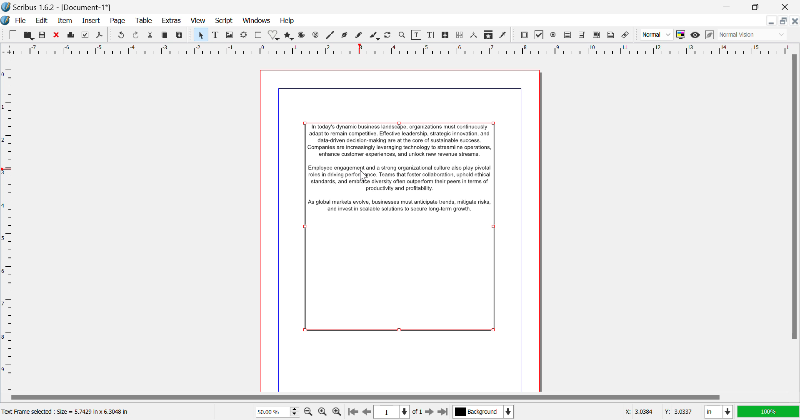 The width and height of the screenshot is (800, 420). What do you see at coordinates (398, 48) in the screenshot?
I see `Vertical Page Margins` at bounding box center [398, 48].